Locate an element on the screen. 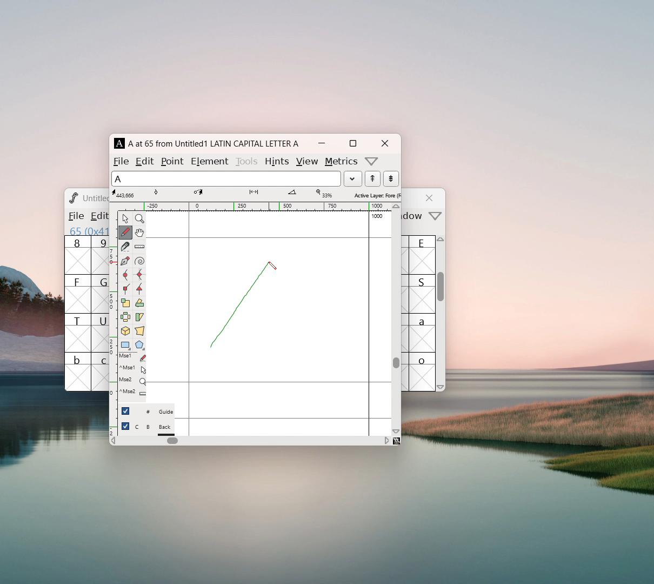 This screenshot has width=654, height=584. draw a freehand curve is located at coordinates (125, 233).